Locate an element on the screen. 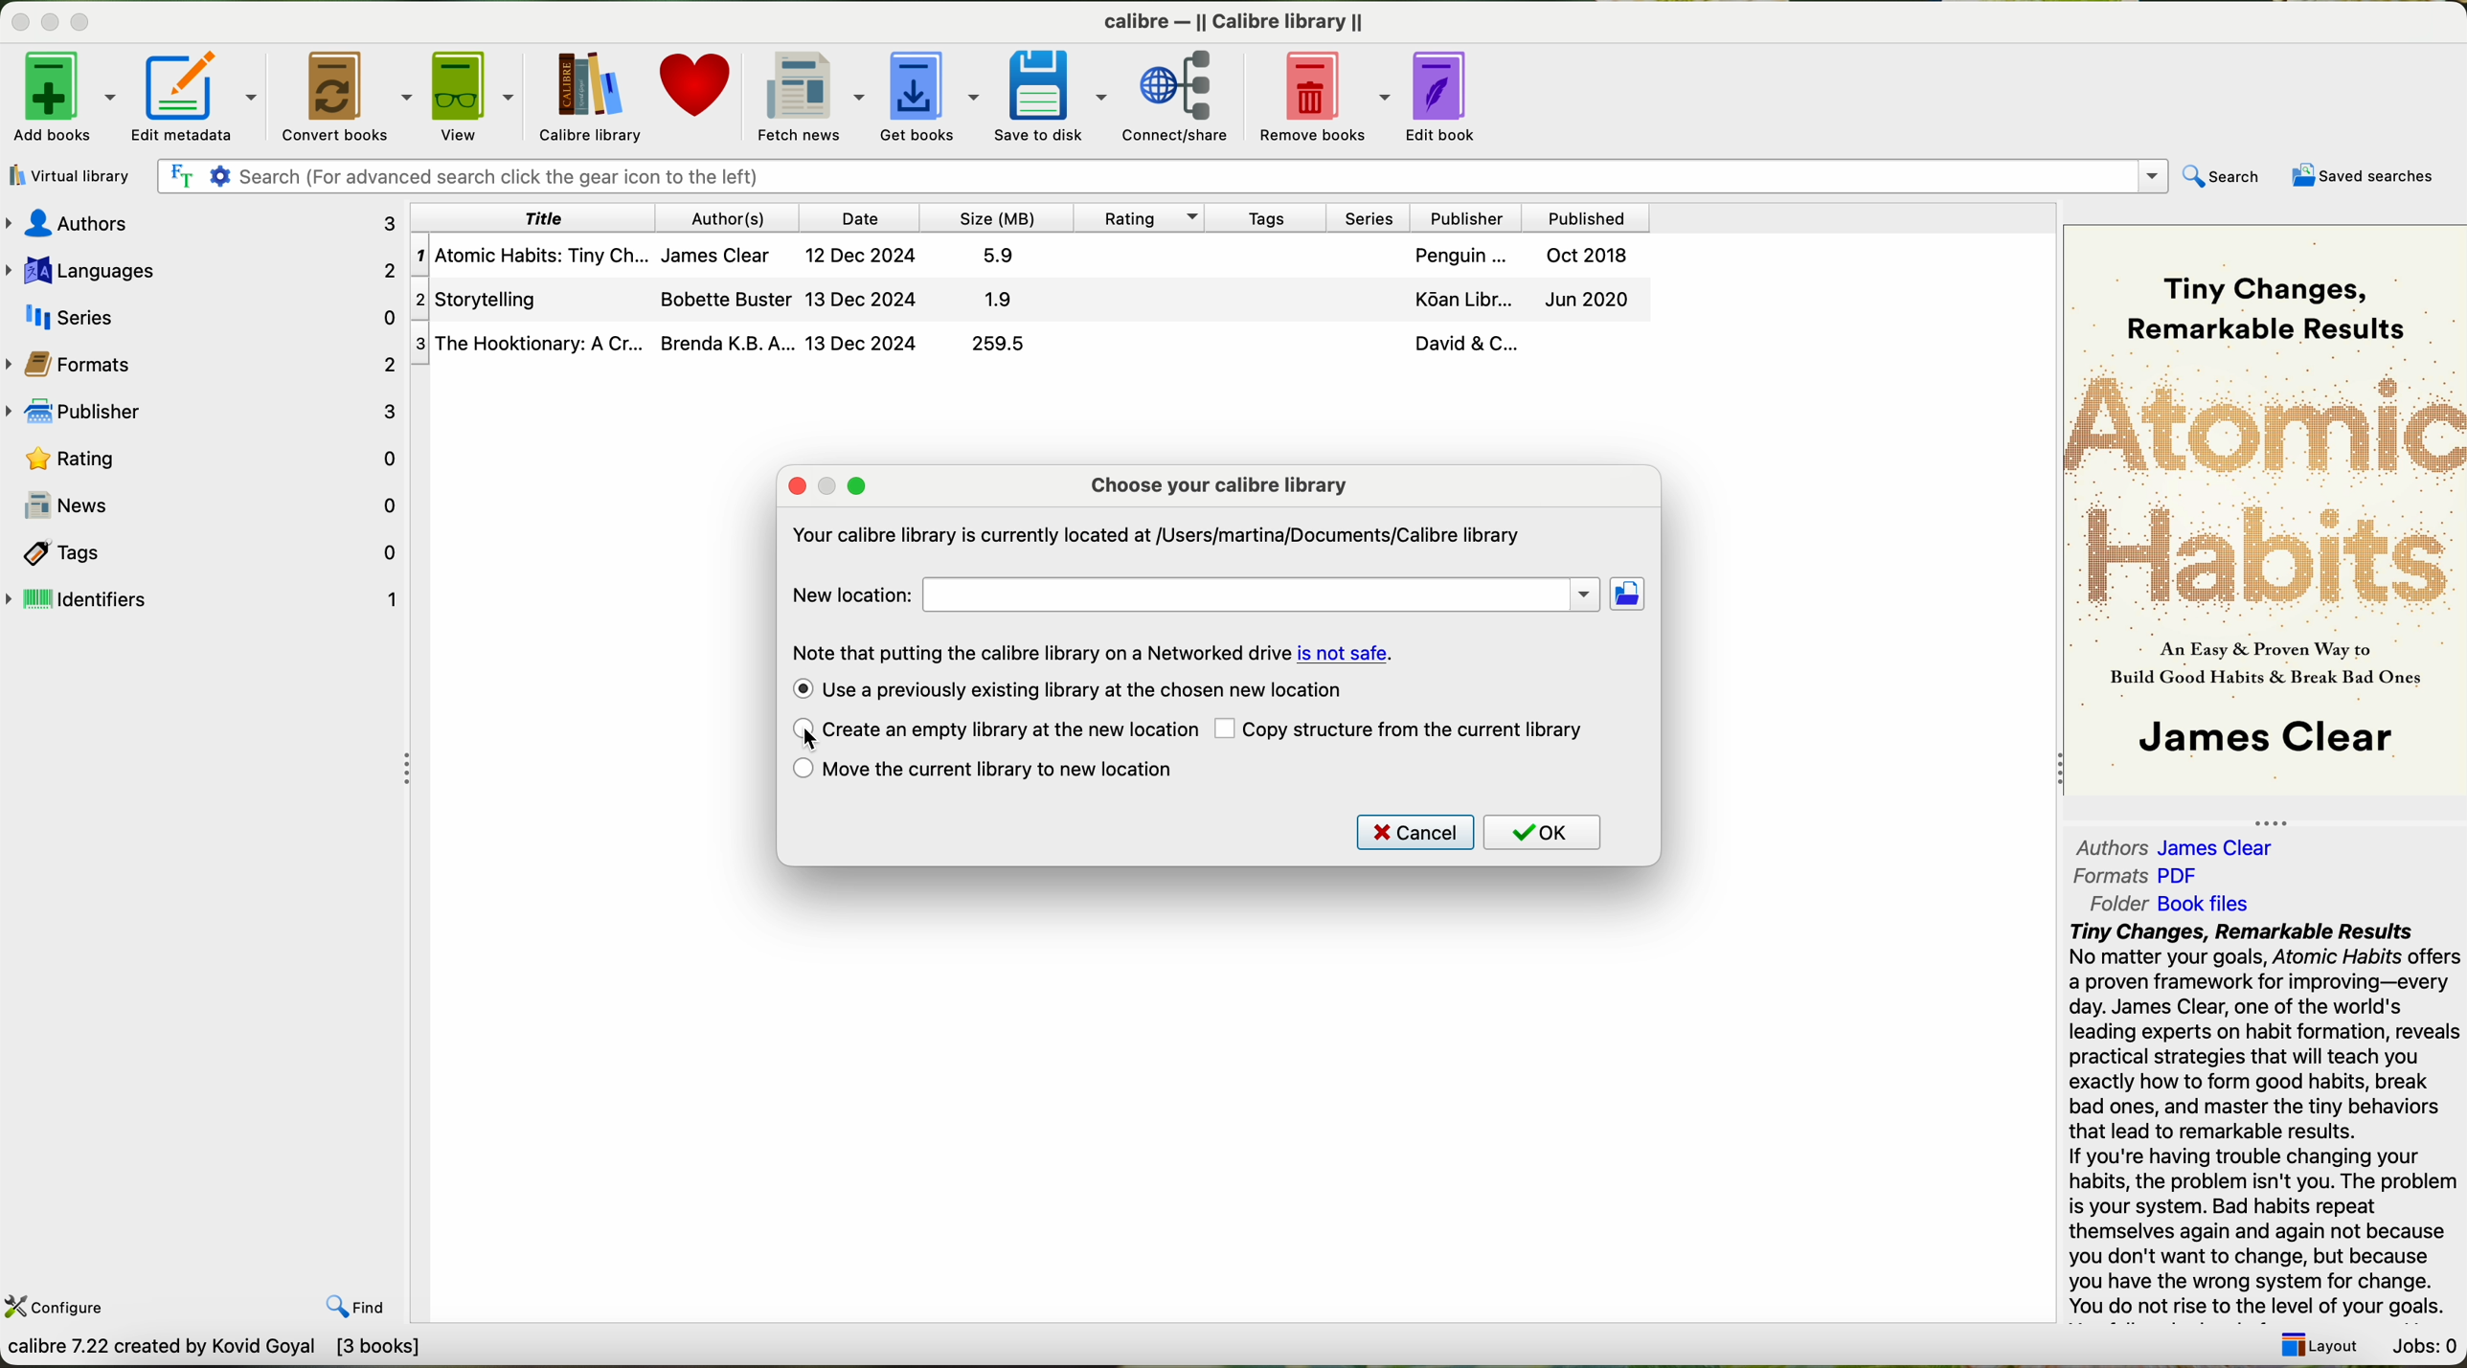  rating is located at coordinates (1135, 216).